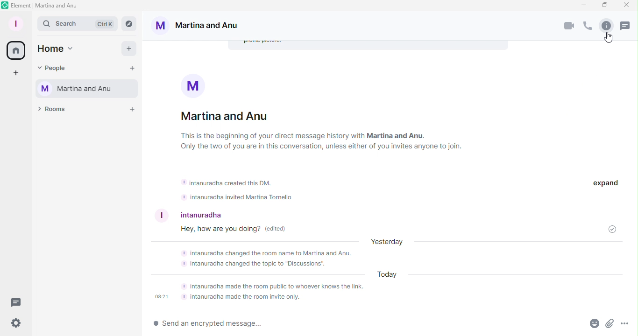 This screenshot has width=638, height=336. What do you see at coordinates (321, 119) in the screenshot?
I see `Room info` at bounding box center [321, 119].